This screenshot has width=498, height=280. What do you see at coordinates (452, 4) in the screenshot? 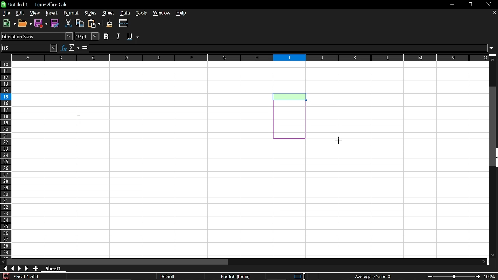
I see `Minimize` at bounding box center [452, 4].